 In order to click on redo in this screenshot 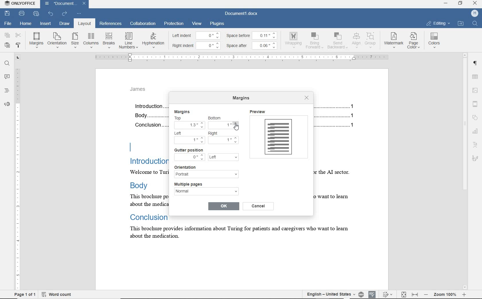, I will do `click(65, 14)`.